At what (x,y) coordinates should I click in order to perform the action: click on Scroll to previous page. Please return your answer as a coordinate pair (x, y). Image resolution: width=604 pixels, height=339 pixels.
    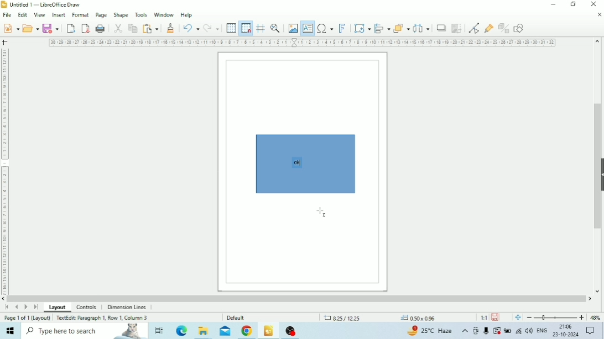
    Looking at the image, I should click on (17, 307).